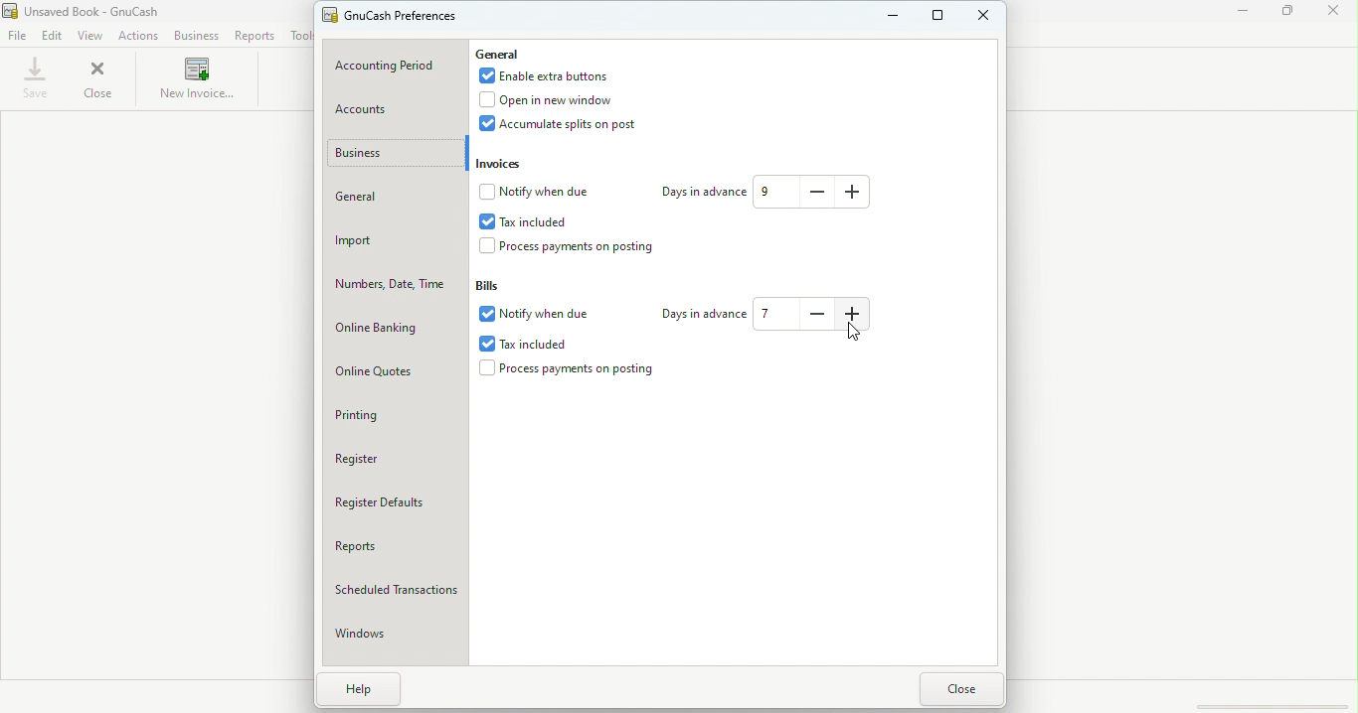 Image resolution: width=1358 pixels, height=713 pixels. I want to click on cursor, so click(854, 330).